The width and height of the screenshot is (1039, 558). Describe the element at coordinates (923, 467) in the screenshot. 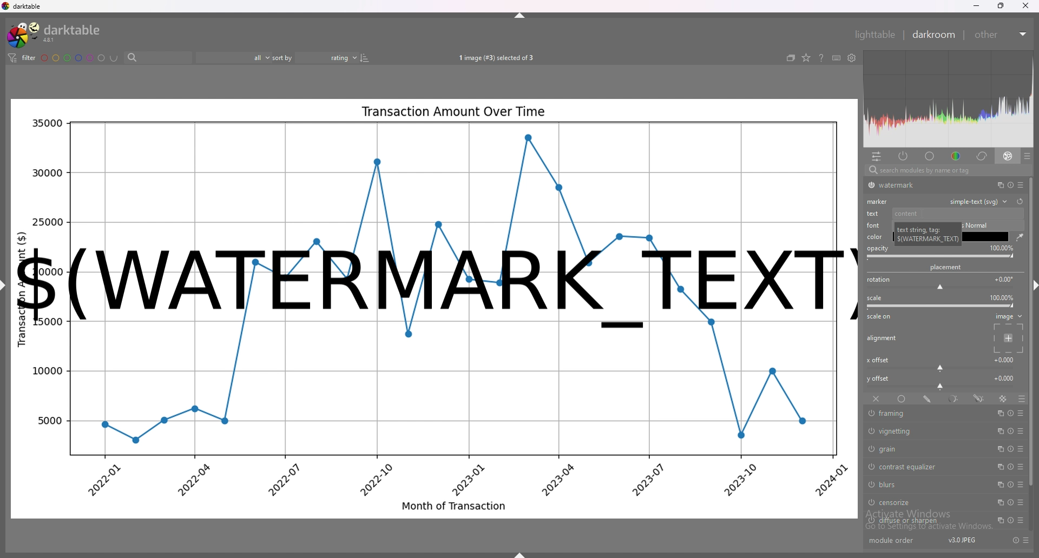

I see `contrast equalizer` at that location.